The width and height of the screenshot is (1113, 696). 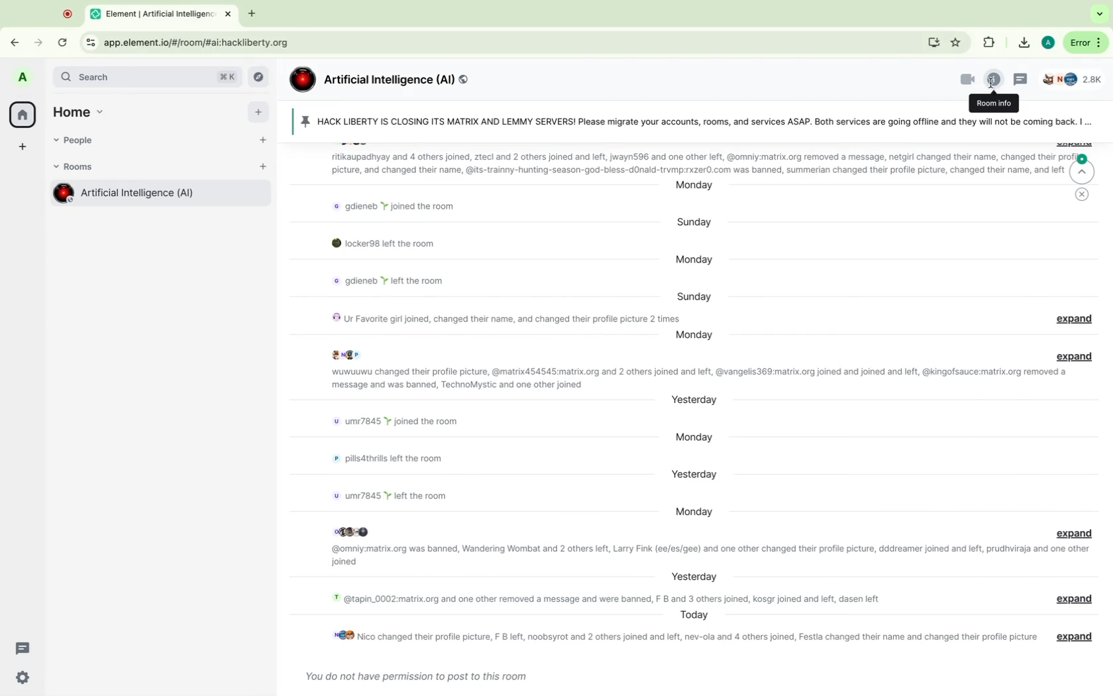 I want to click on add room, so click(x=263, y=170).